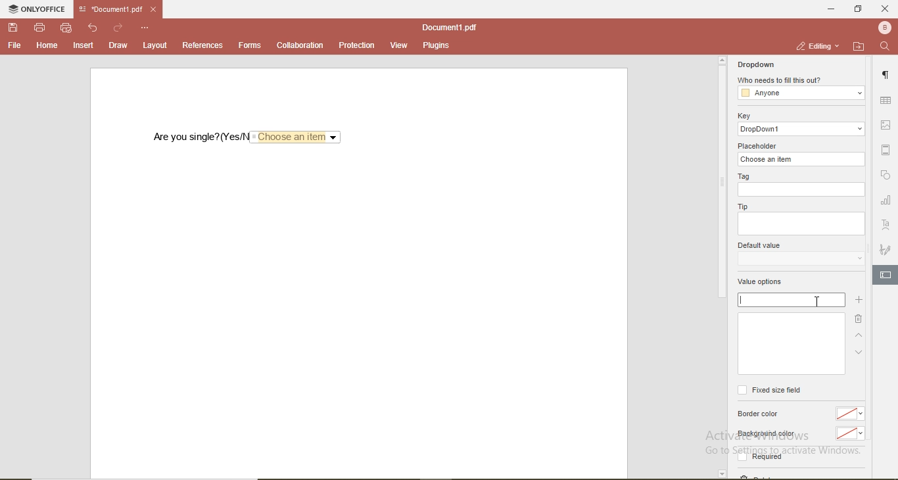 This screenshot has height=480, width=898. I want to click on text cursor, so click(741, 300).